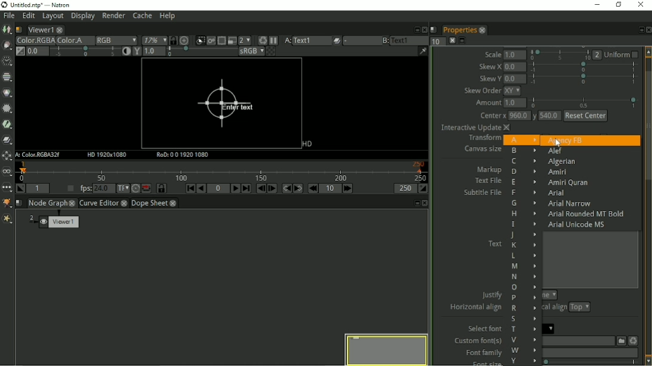 The image size is (652, 366). Describe the element at coordinates (550, 117) in the screenshot. I see `540` at that location.